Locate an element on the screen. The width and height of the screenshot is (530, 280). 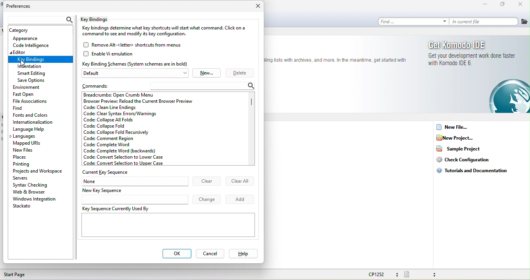
sample project is located at coordinates (462, 148).